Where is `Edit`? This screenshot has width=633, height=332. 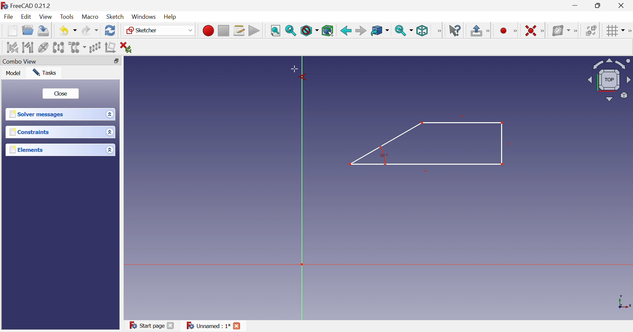 Edit is located at coordinates (27, 17).